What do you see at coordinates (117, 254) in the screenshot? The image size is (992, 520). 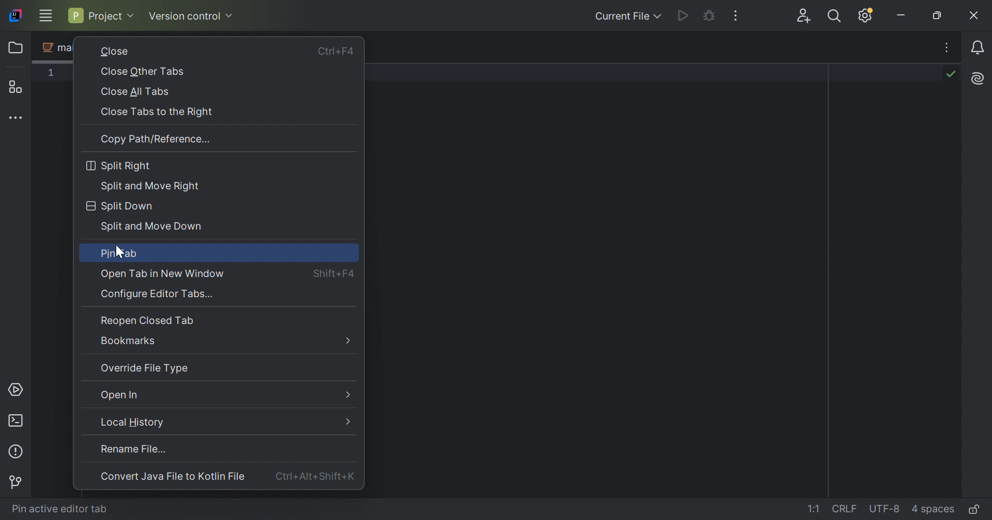 I see `Pin down` at bounding box center [117, 254].